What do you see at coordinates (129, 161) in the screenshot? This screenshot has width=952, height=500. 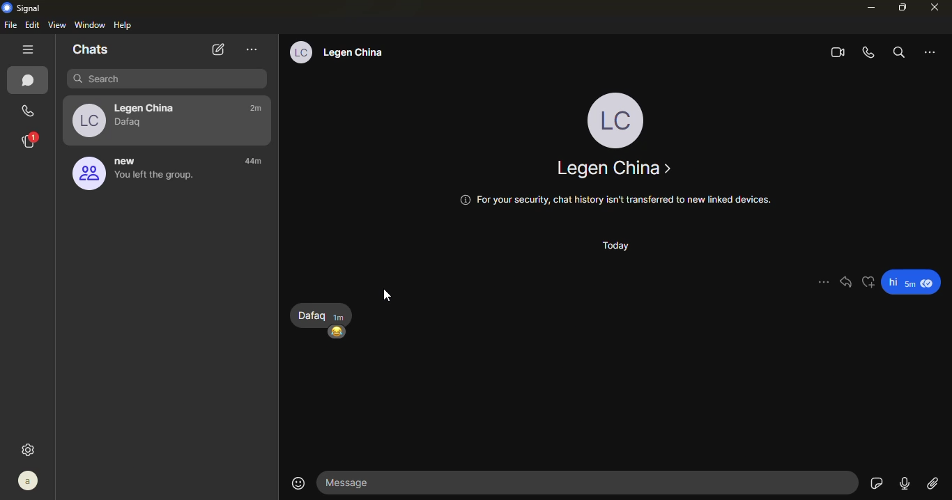 I see `new` at bounding box center [129, 161].